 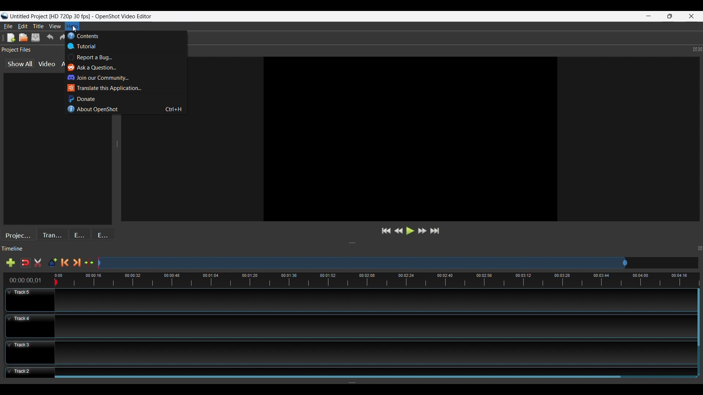 What do you see at coordinates (36, 38) in the screenshot?
I see `Save Project` at bounding box center [36, 38].